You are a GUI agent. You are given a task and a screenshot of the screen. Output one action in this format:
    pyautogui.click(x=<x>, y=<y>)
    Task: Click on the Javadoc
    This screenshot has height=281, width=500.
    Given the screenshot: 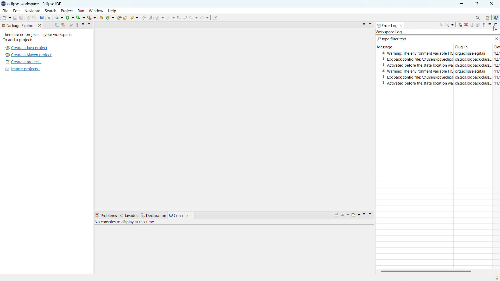 What is the action you would take?
    pyautogui.click(x=129, y=216)
    